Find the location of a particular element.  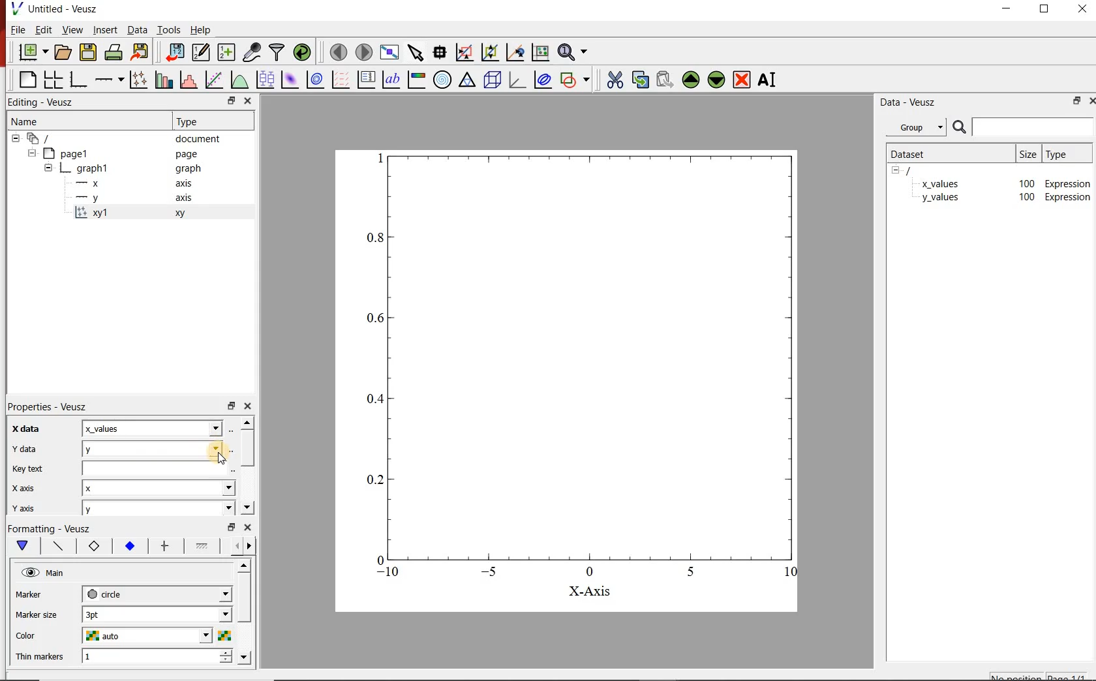

image color bar is located at coordinates (417, 80).